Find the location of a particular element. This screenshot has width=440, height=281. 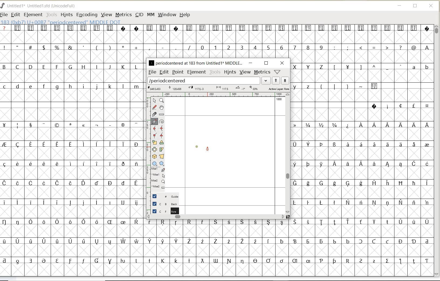

special characters is located at coordinates (383, 48).